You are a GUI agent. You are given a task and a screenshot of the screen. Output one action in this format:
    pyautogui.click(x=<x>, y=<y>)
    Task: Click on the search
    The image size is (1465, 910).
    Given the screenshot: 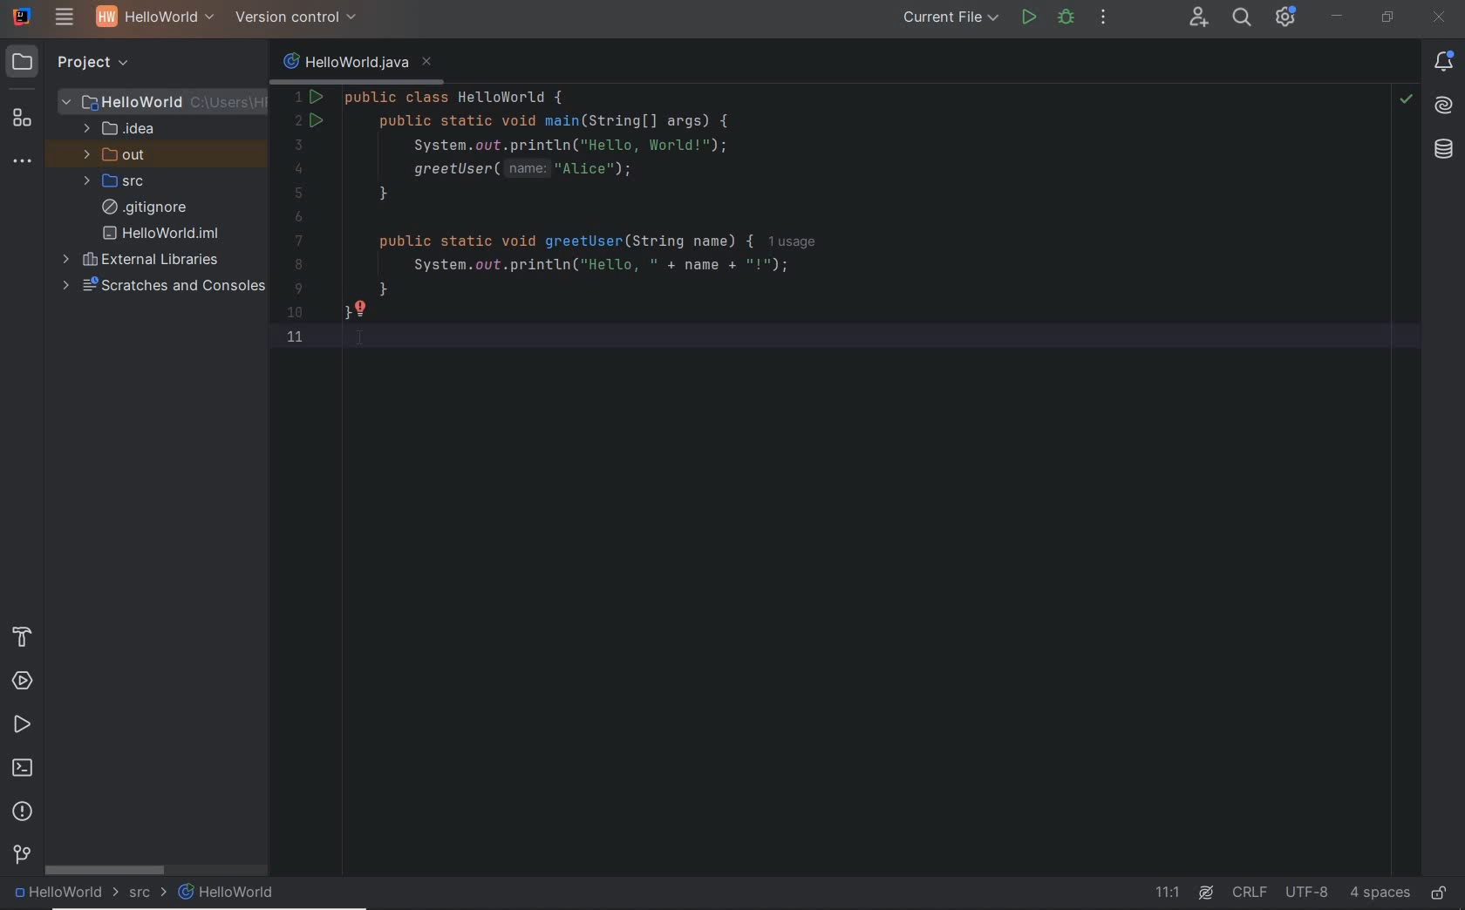 What is the action you would take?
    pyautogui.click(x=1244, y=18)
    